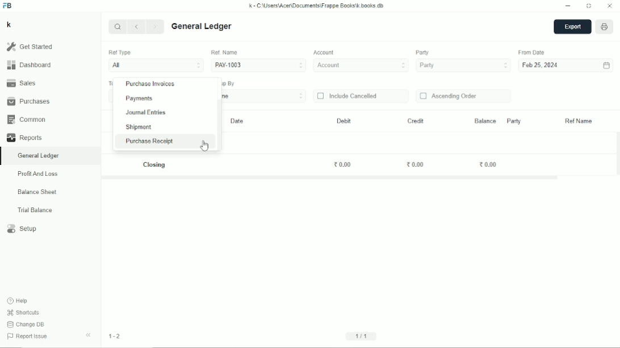 This screenshot has height=348, width=620. Describe the element at coordinates (21, 82) in the screenshot. I see `Sales` at that location.